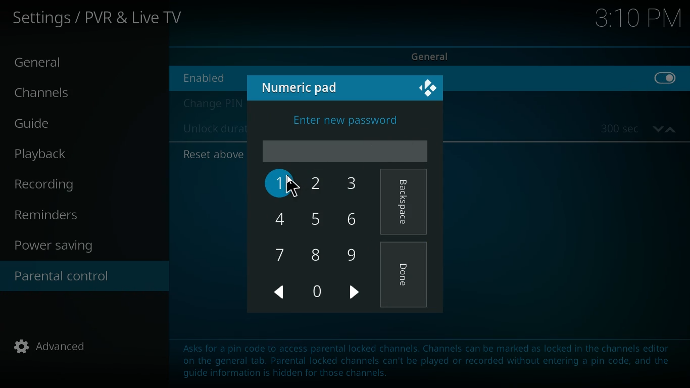 This screenshot has height=388, width=690. What do you see at coordinates (319, 184) in the screenshot?
I see `2` at bounding box center [319, 184].